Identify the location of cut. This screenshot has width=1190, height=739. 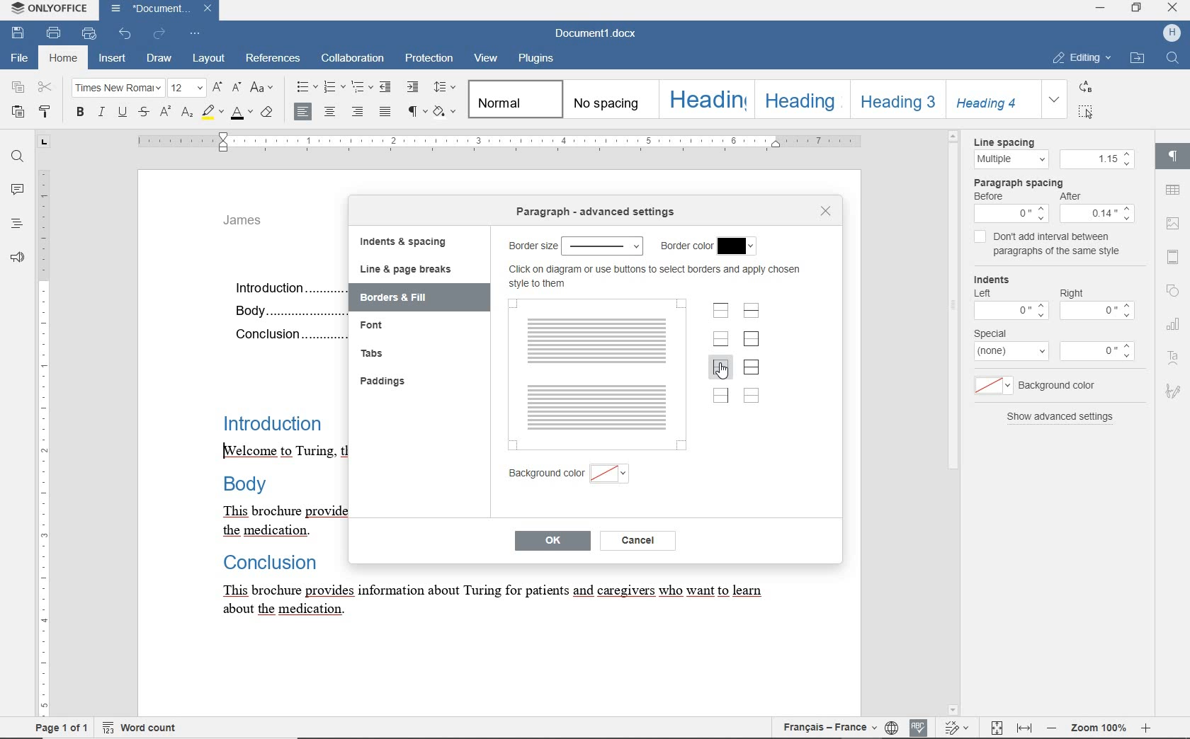
(46, 88).